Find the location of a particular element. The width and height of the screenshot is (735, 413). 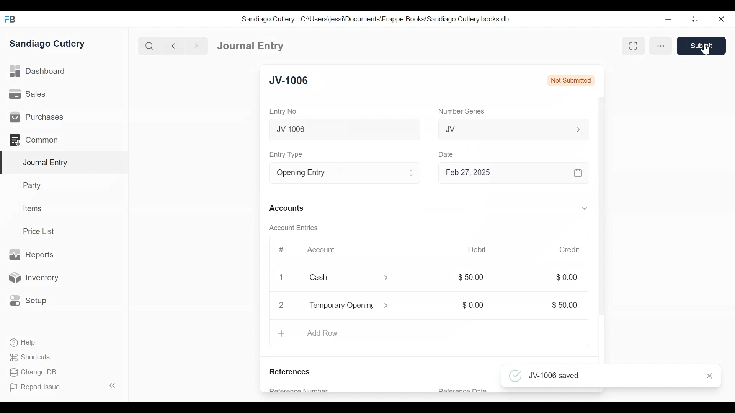

Date is located at coordinates (447, 154).